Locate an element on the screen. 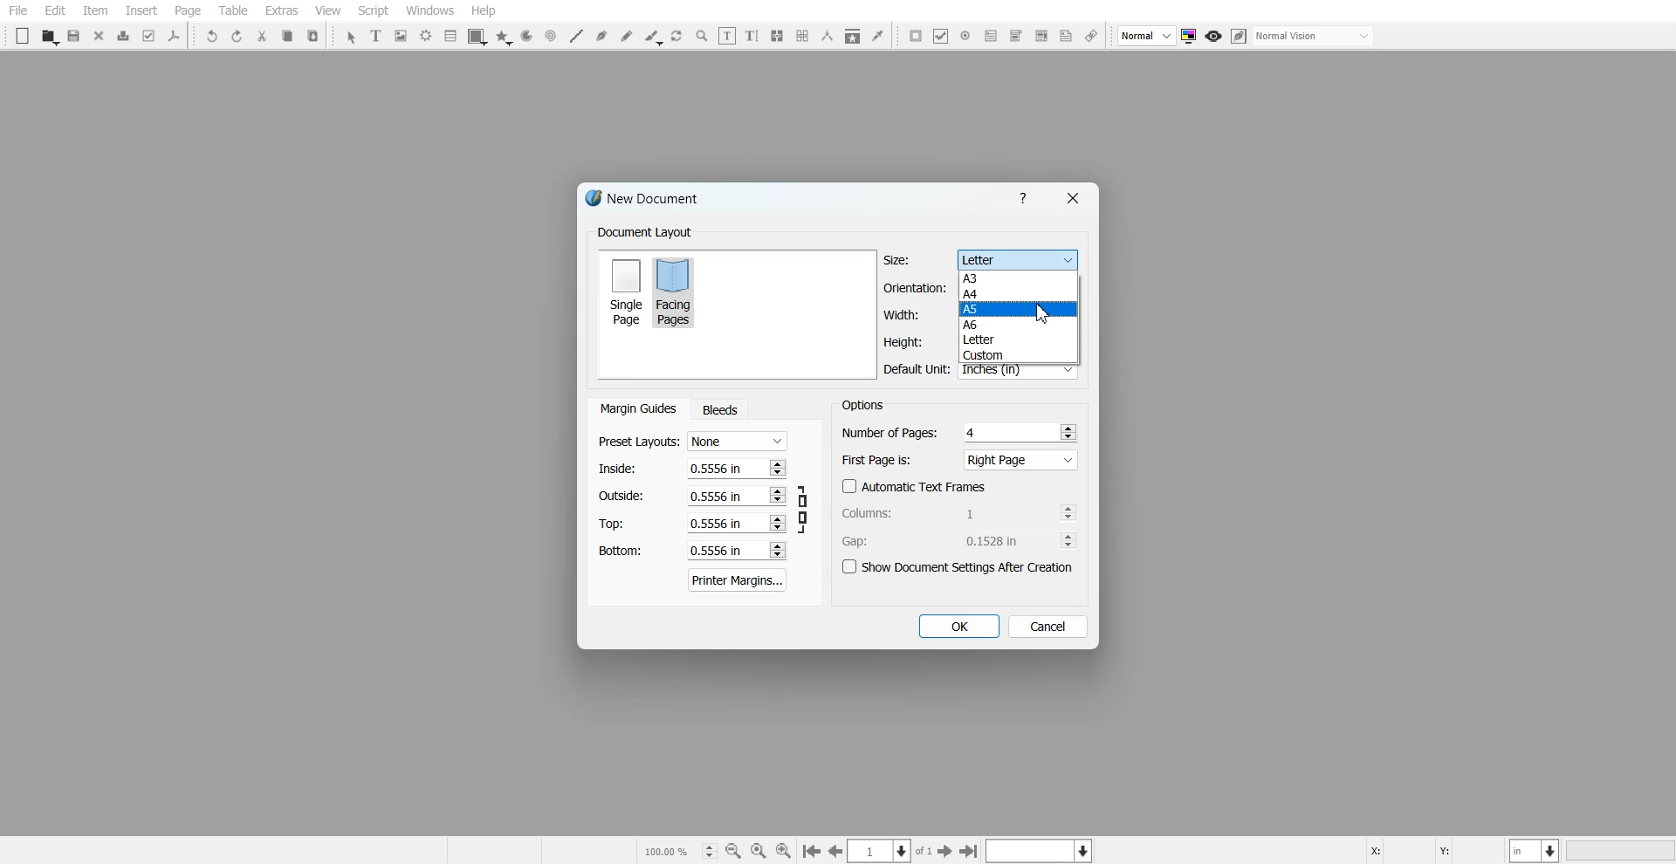 This screenshot has width=1676, height=864. Automatic Text Frames is located at coordinates (915, 486).